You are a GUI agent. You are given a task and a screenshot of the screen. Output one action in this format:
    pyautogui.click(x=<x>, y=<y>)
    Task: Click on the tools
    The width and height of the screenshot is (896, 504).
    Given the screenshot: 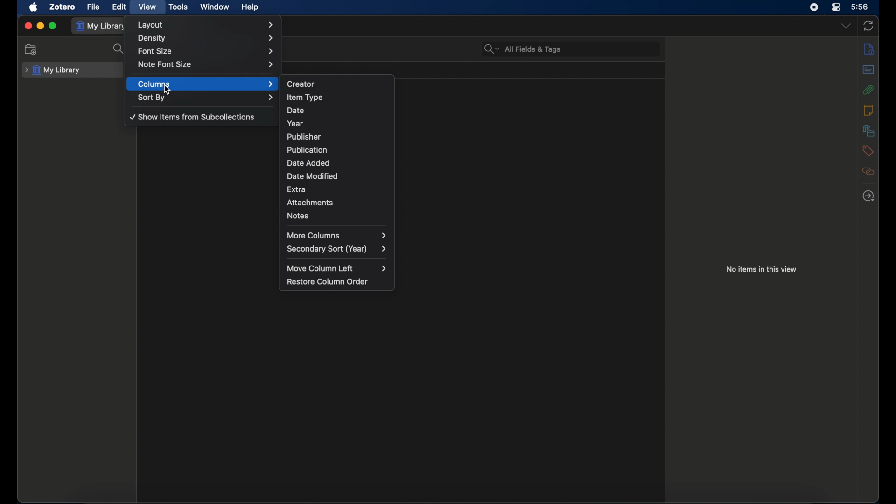 What is the action you would take?
    pyautogui.click(x=178, y=7)
    